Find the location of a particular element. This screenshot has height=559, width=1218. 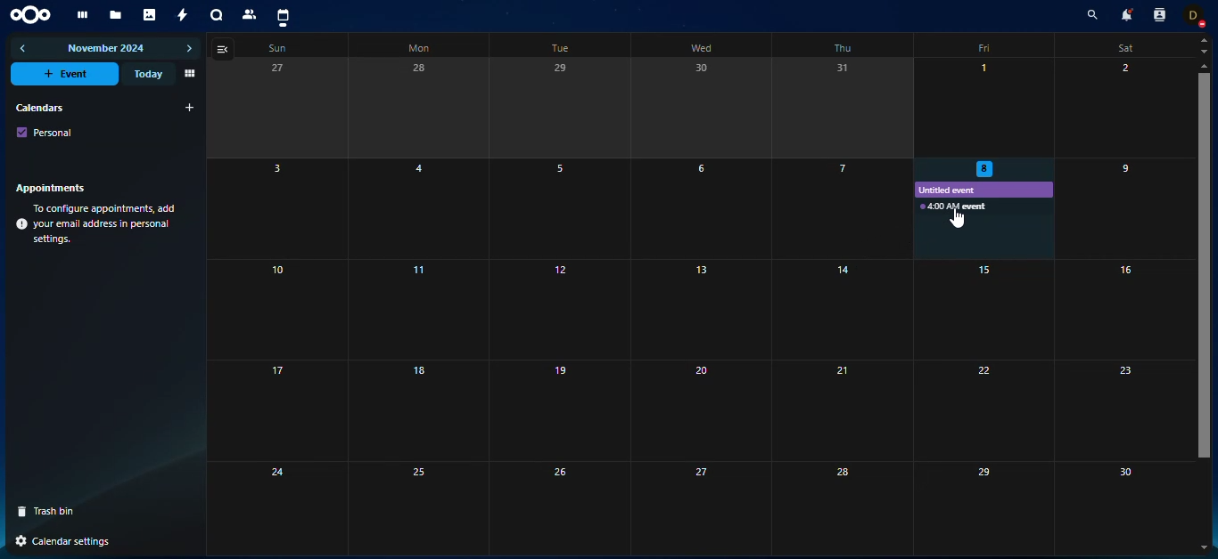

previous is located at coordinates (24, 48).